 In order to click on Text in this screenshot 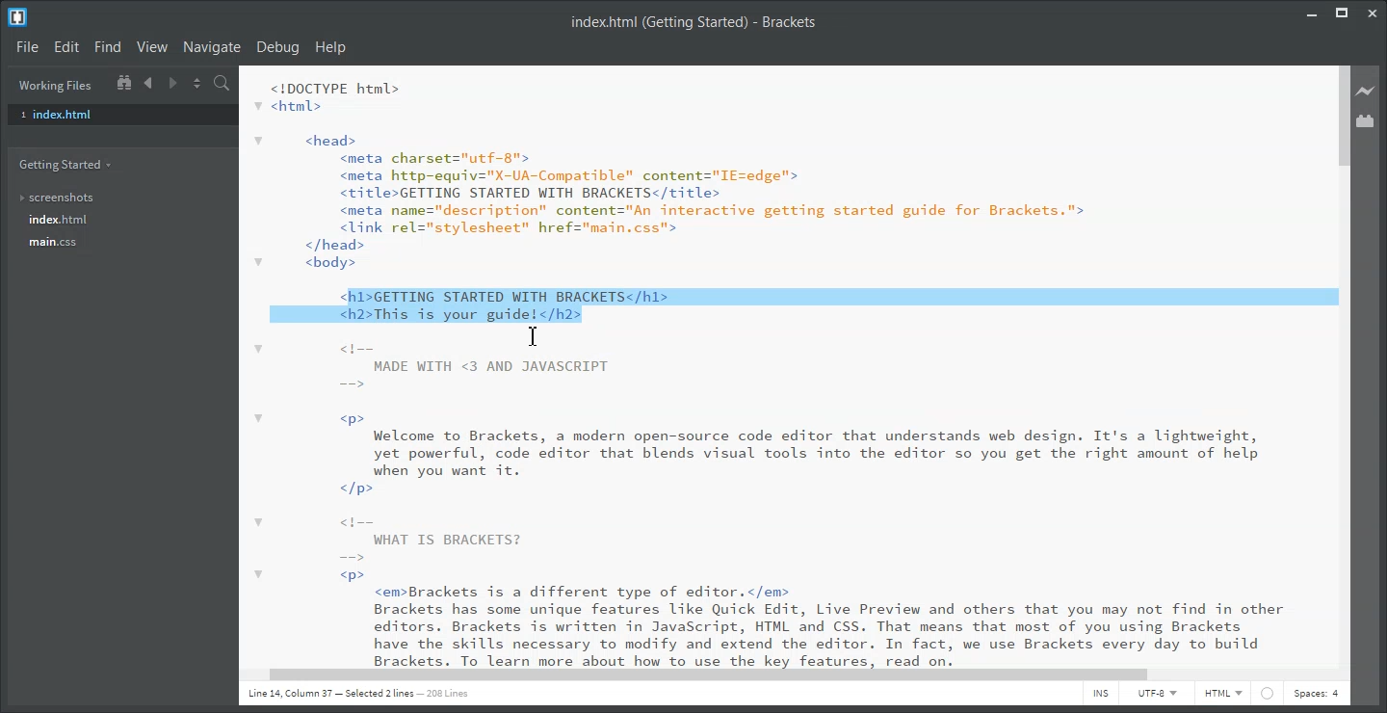, I will do `click(695, 23)`.